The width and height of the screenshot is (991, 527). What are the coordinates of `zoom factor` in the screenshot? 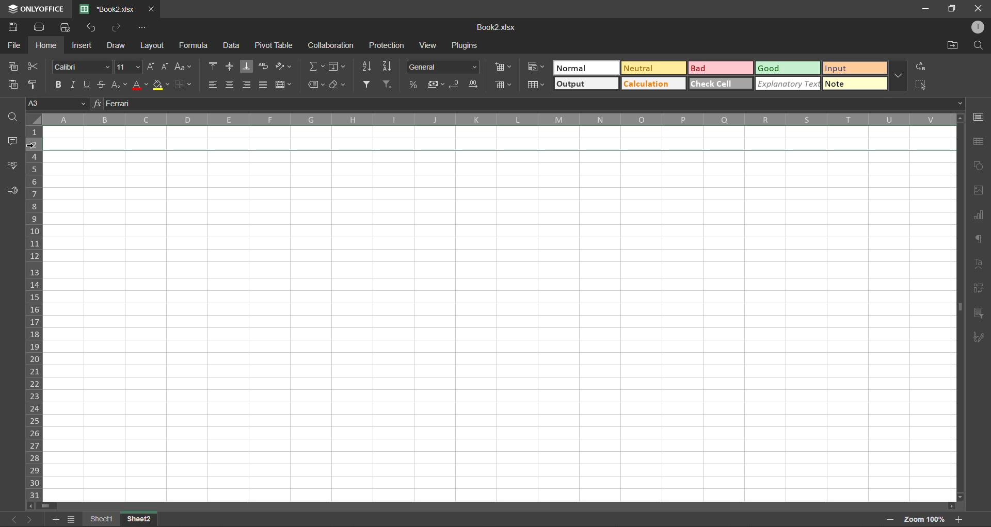 It's located at (924, 519).